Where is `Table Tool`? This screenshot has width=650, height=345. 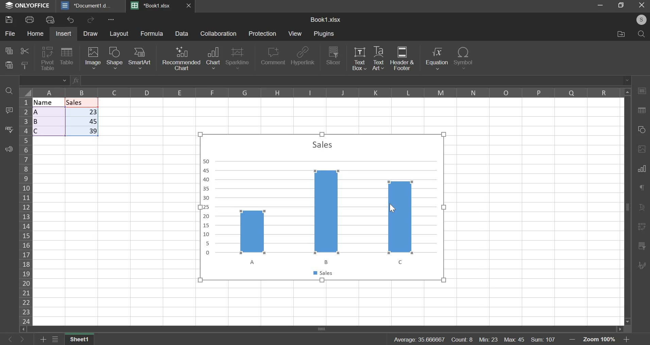
Table Tool is located at coordinates (642, 91).